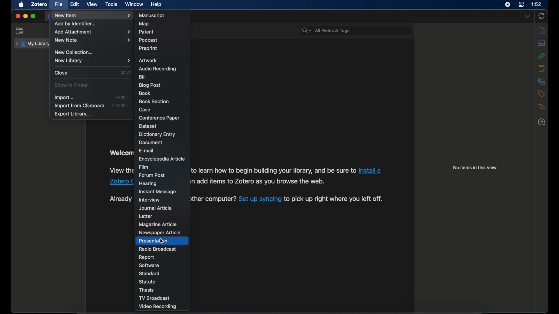 Image resolution: width=559 pixels, height=314 pixels. Describe the element at coordinates (145, 93) in the screenshot. I see `book` at that location.